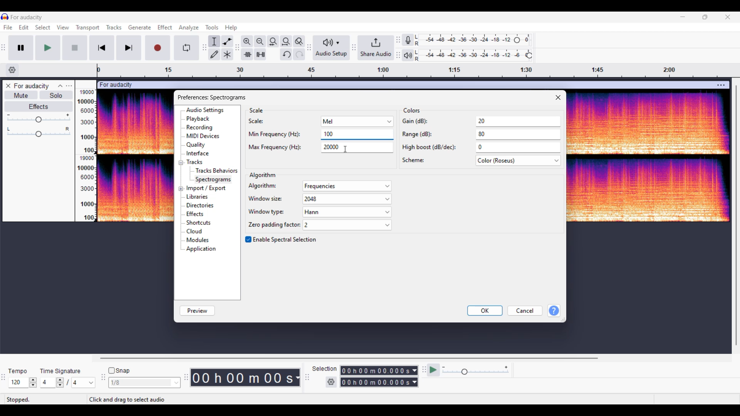 The width and height of the screenshot is (740, 416). Describe the element at coordinates (140, 27) in the screenshot. I see `Generate menu` at that location.